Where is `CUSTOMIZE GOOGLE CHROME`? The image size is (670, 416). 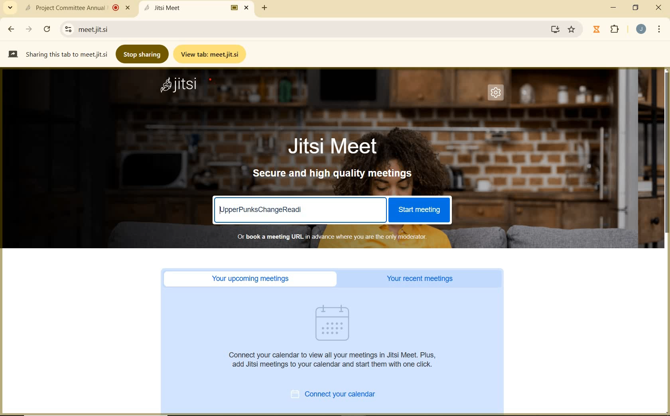
CUSTOMIZE GOOGLE CHROME is located at coordinates (659, 30).